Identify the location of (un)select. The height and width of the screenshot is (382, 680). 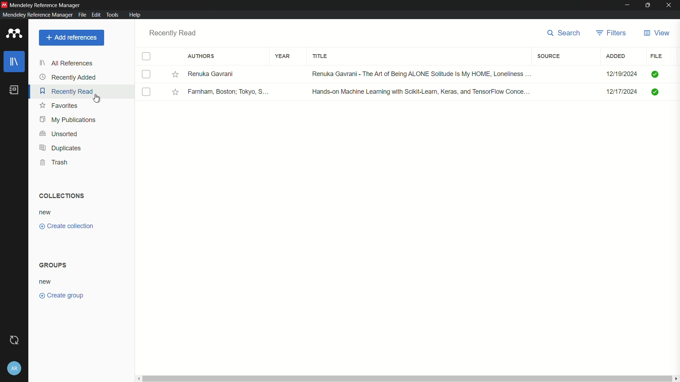
(147, 92).